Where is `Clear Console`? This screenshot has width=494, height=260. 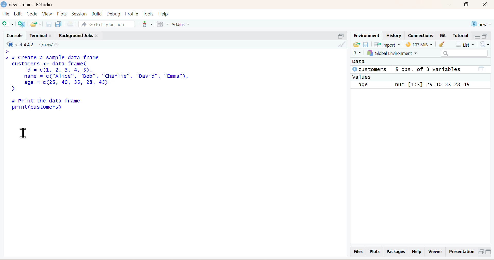
Clear Console is located at coordinates (340, 44).